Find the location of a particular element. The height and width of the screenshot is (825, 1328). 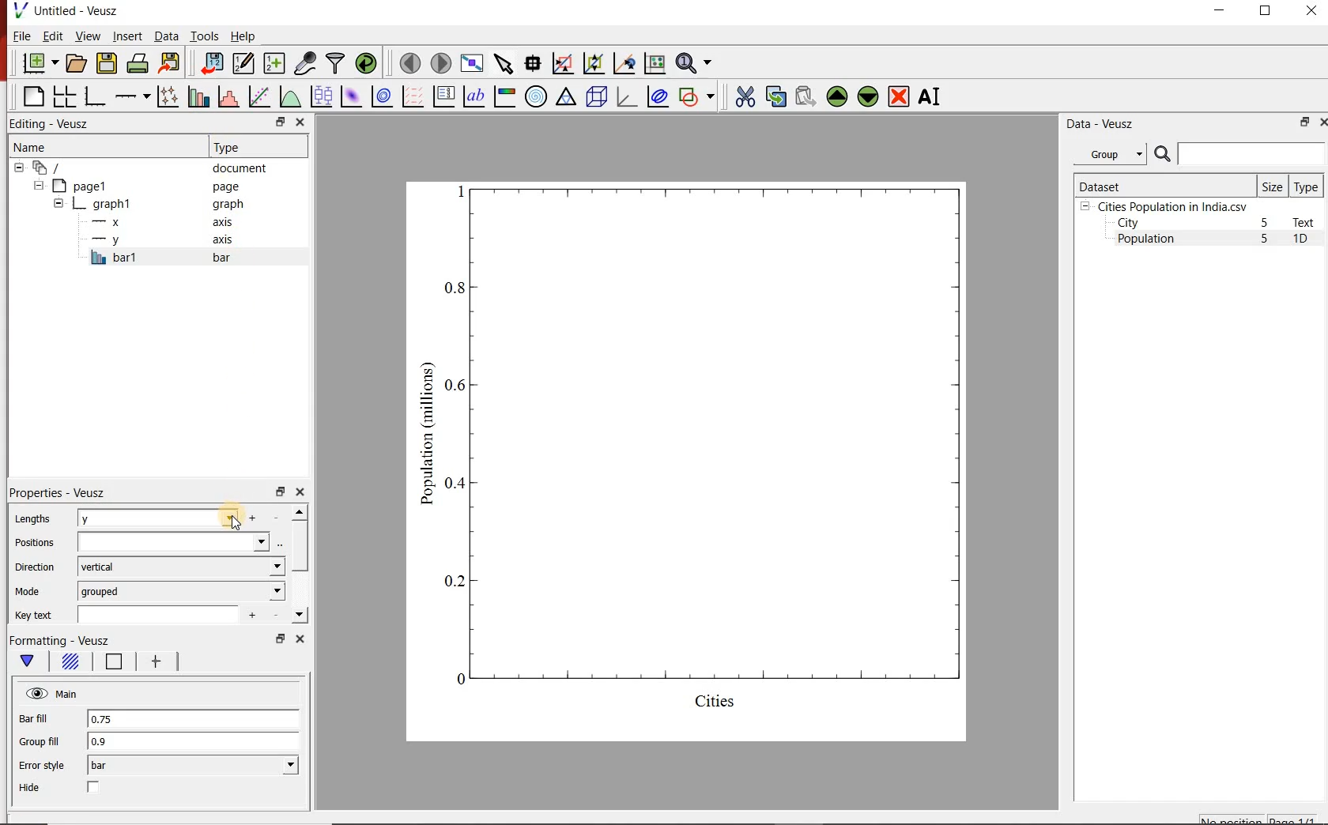

0.9 is located at coordinates (194, 742).